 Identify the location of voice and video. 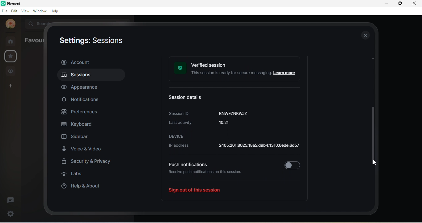
(82, 149).